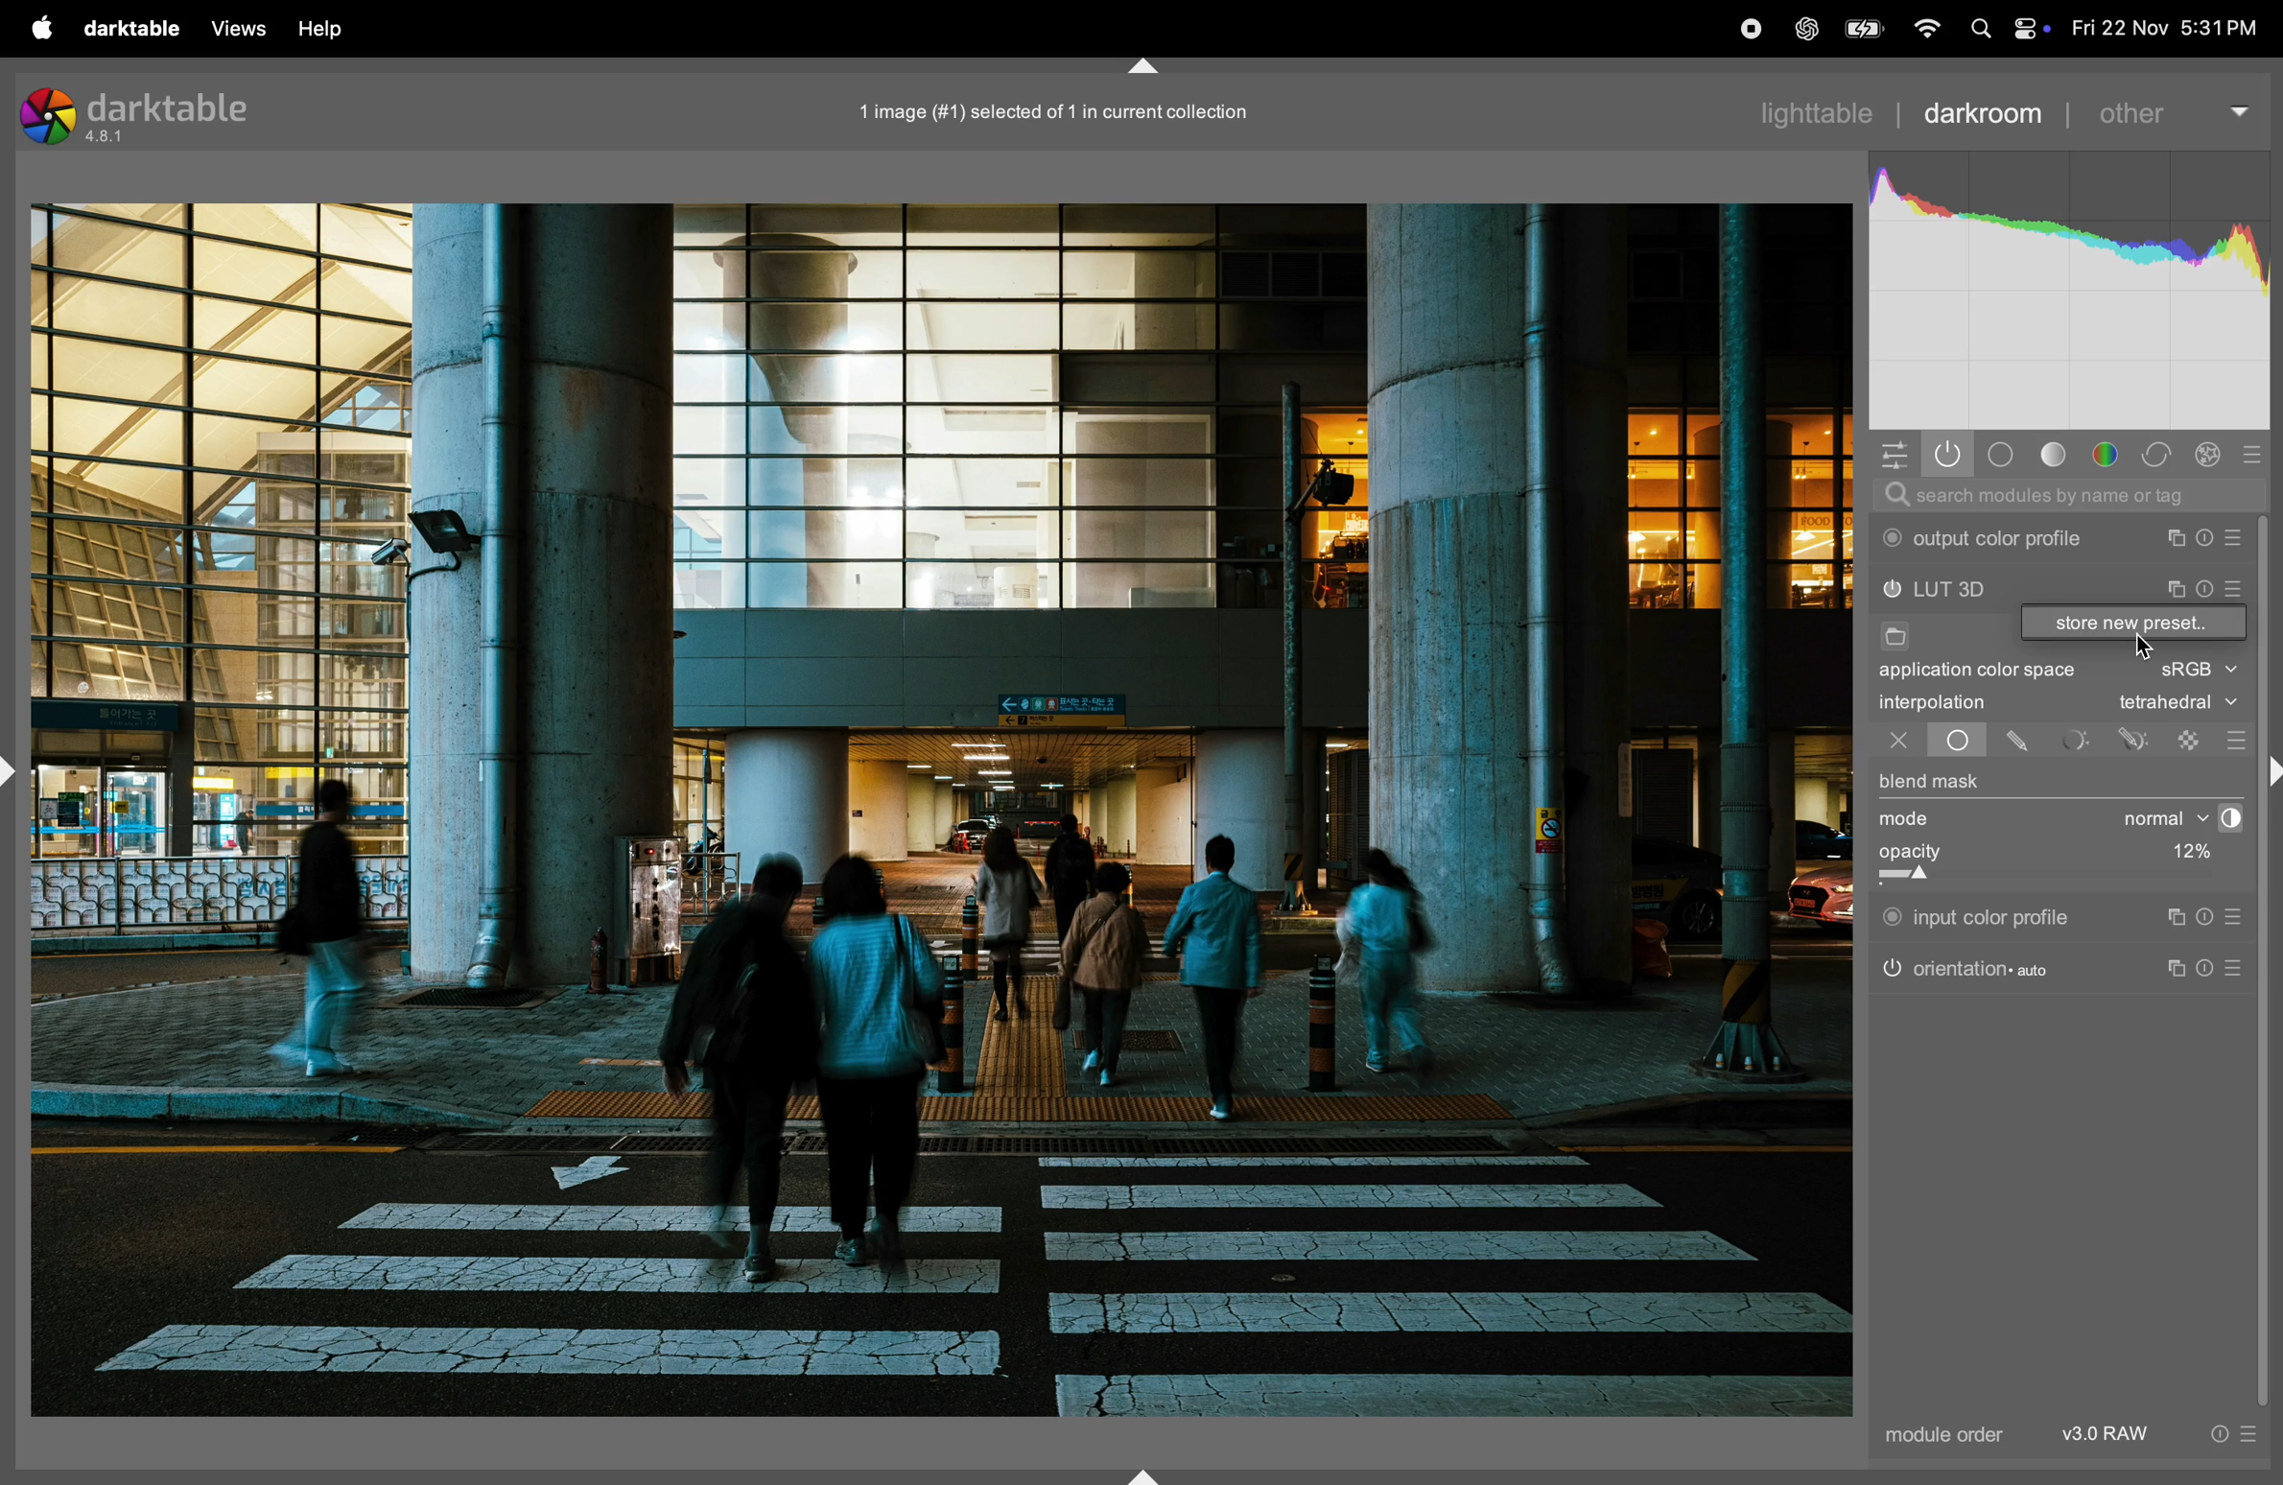 Image resolution: width=2283 pixels, height=1485 pixels. Describe the element at coordinates (1983, 110) in the screenshot. I see `darkroom` at that location.